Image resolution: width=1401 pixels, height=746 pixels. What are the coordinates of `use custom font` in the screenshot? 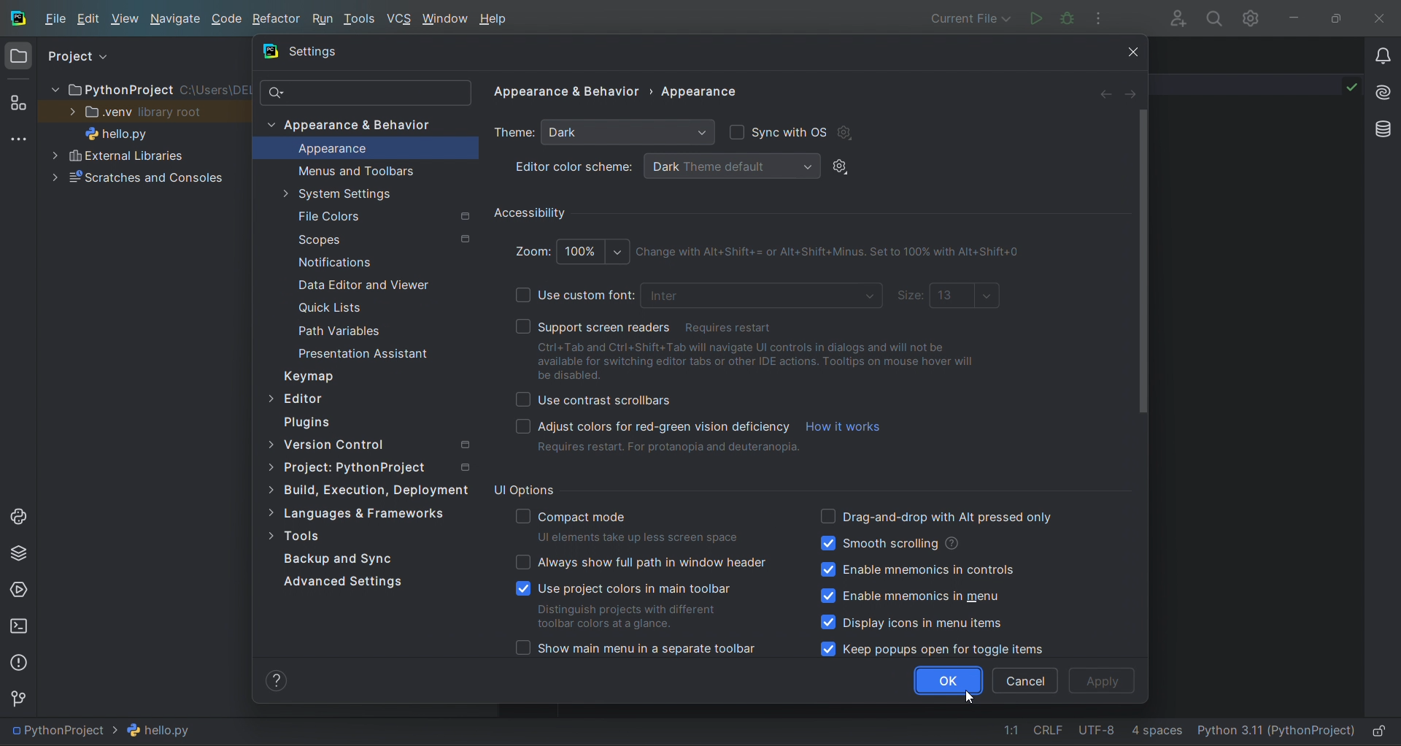 It's located at (586, 293).